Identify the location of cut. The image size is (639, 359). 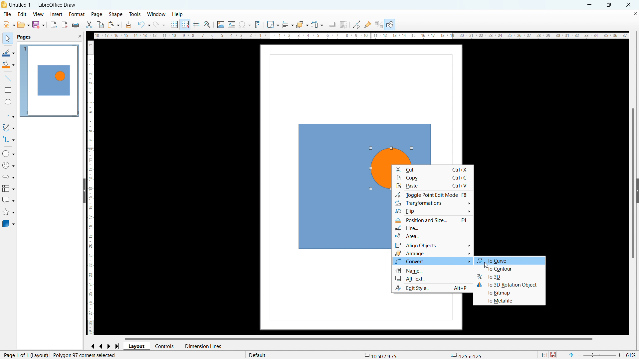
(89, 25).